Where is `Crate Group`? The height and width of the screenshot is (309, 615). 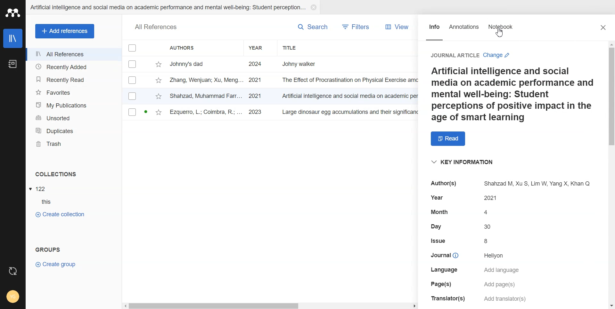 Crate Group is located at coordinates (56, 264).